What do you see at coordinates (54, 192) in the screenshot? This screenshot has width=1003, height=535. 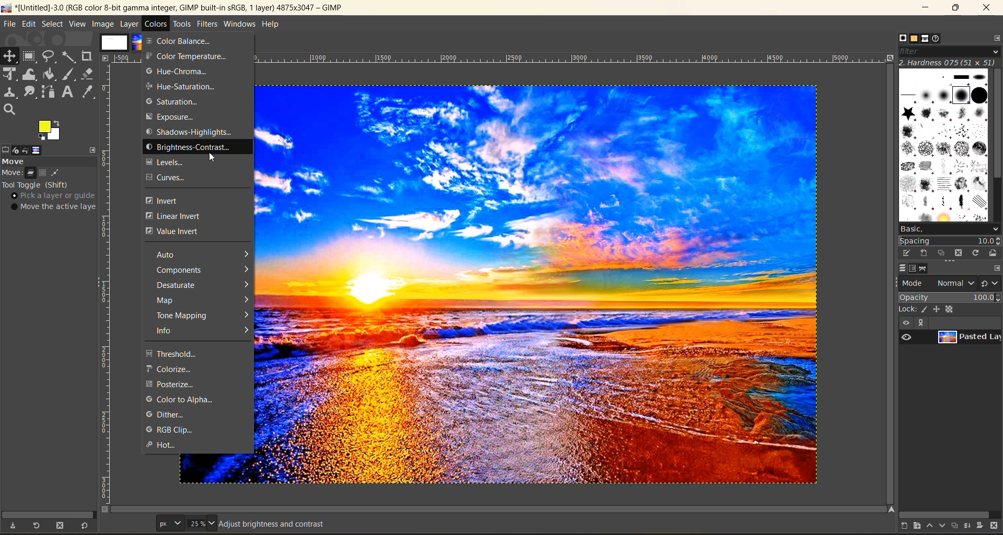 I see `metadata` at bounding box center [54, 192].